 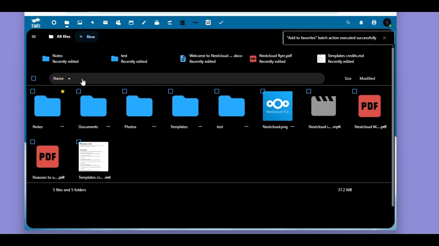 What do you see at coordinates (349, 79) in the screenshot?
I see `Size` at bounding box center [349, 79].